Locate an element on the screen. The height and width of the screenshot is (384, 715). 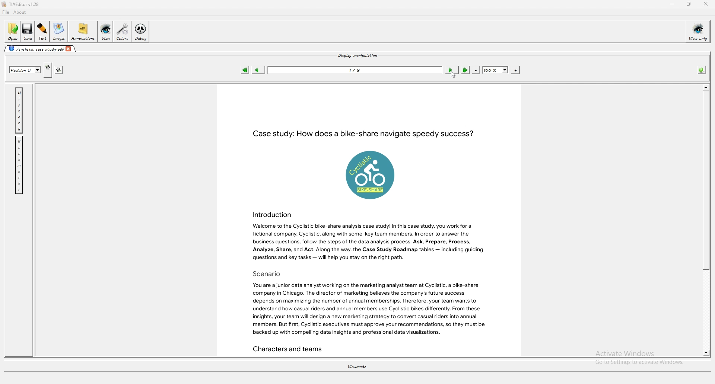
close is located at coordinates (706, 4).